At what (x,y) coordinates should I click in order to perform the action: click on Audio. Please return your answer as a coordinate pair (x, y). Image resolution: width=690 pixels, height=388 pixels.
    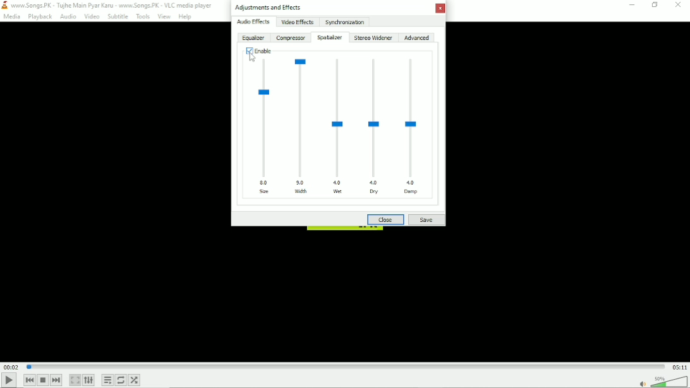
    Looking at the image, I should click on (68, 16).